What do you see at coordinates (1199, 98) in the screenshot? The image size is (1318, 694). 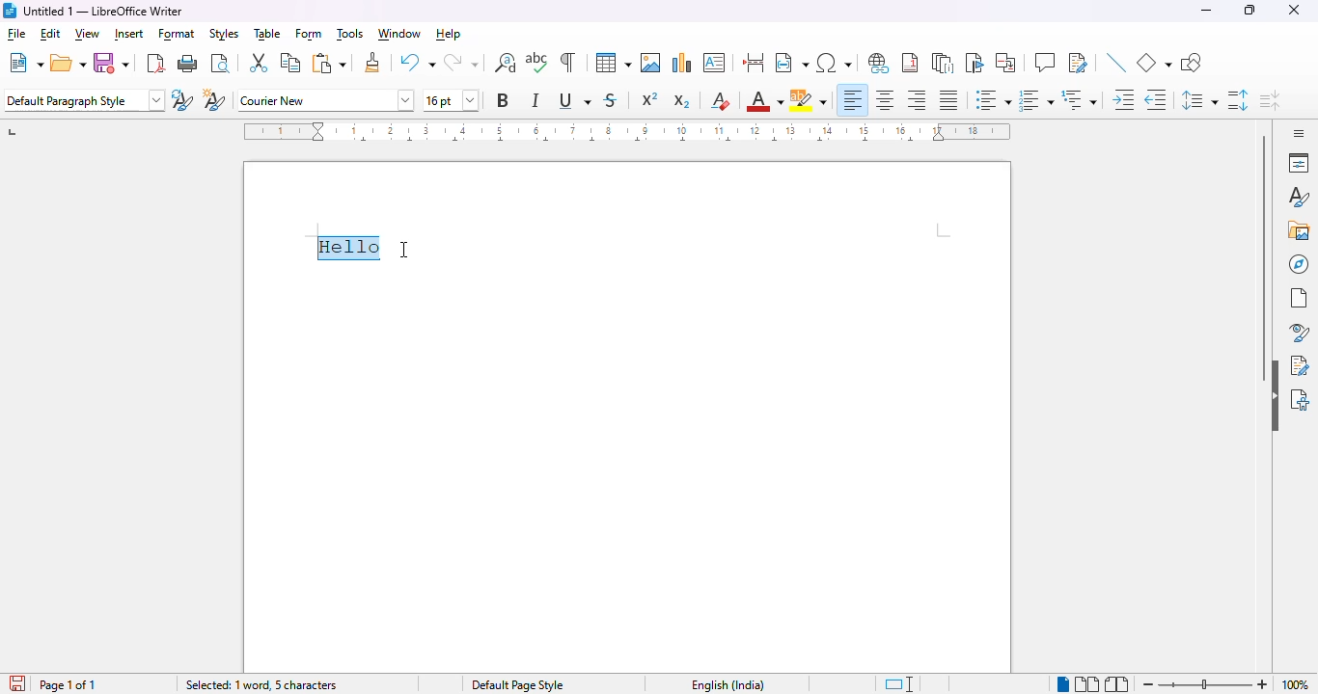 I see `set line spacing` at bounding box center [1199, 98].